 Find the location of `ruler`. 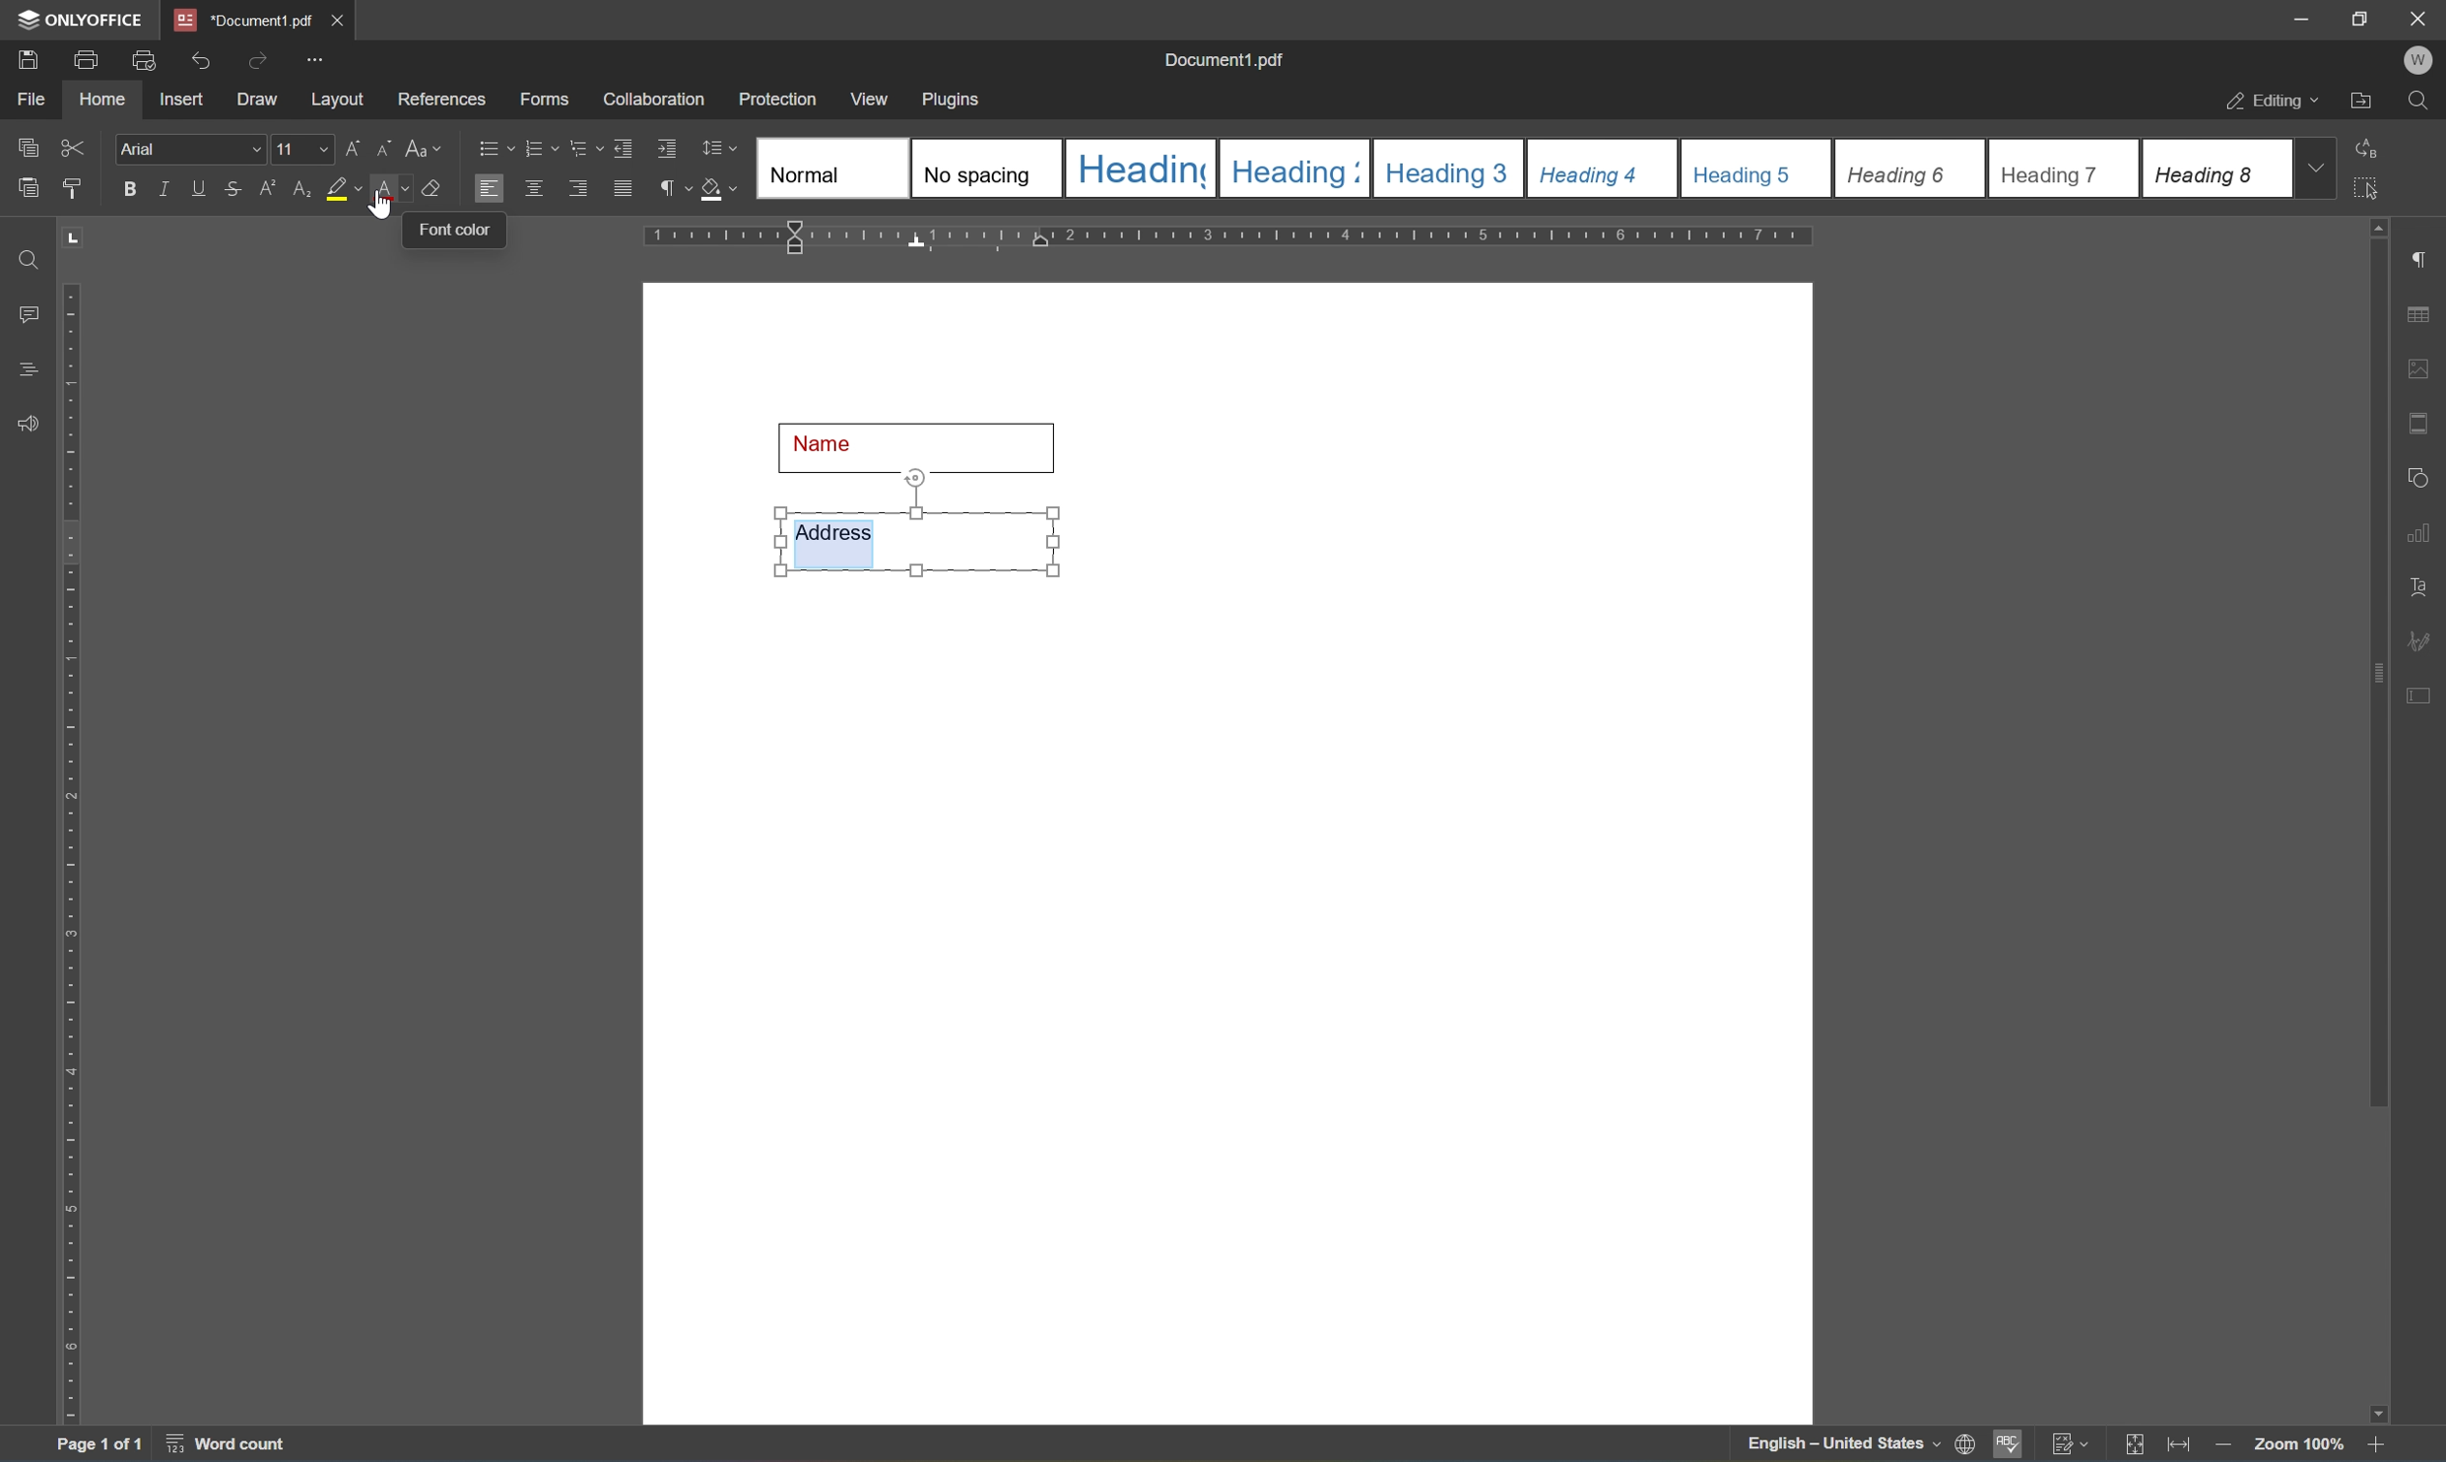

ruler is located at coordinates (72, 854).